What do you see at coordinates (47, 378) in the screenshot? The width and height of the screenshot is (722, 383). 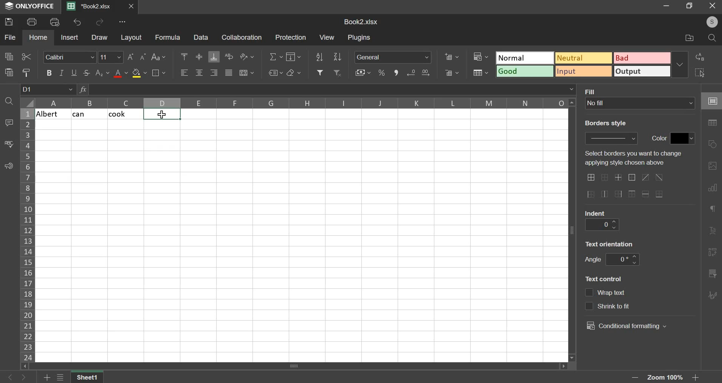 I see `add sheets` at bounding box center [47, 378].